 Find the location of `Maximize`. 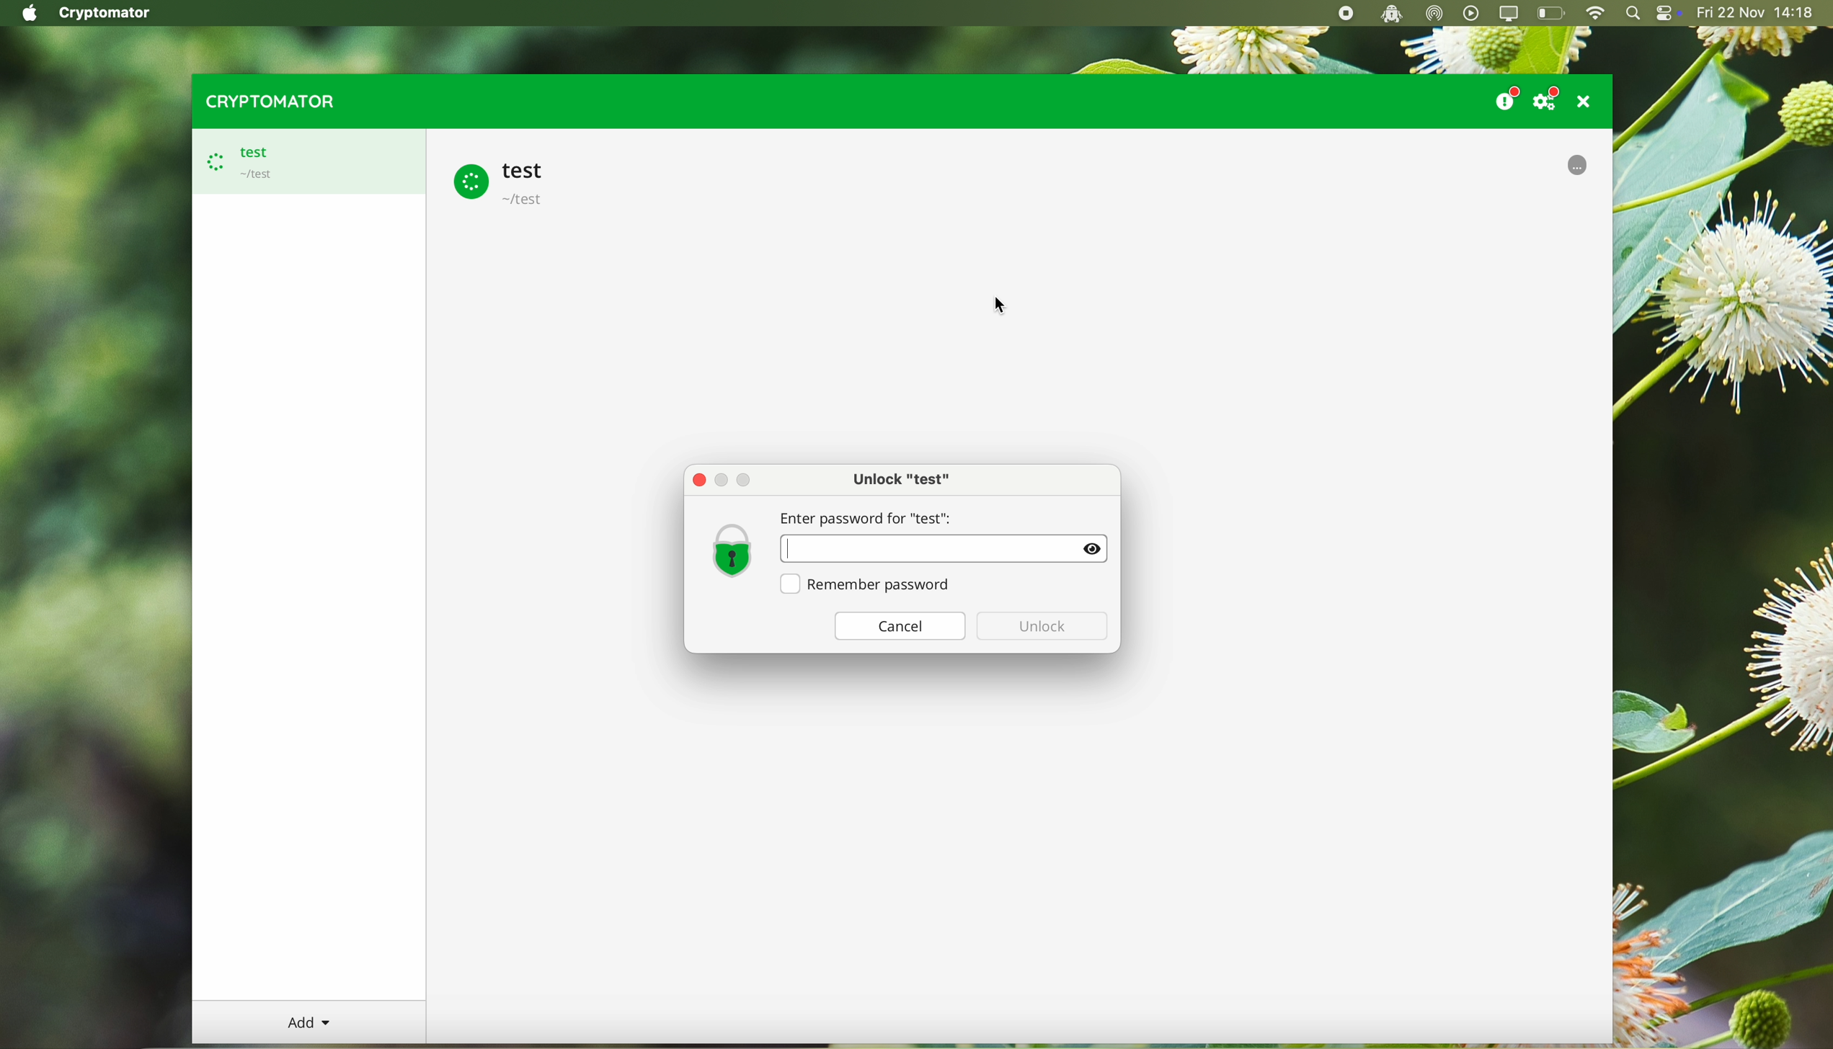

Maximize is located at coordinates (749, 481).